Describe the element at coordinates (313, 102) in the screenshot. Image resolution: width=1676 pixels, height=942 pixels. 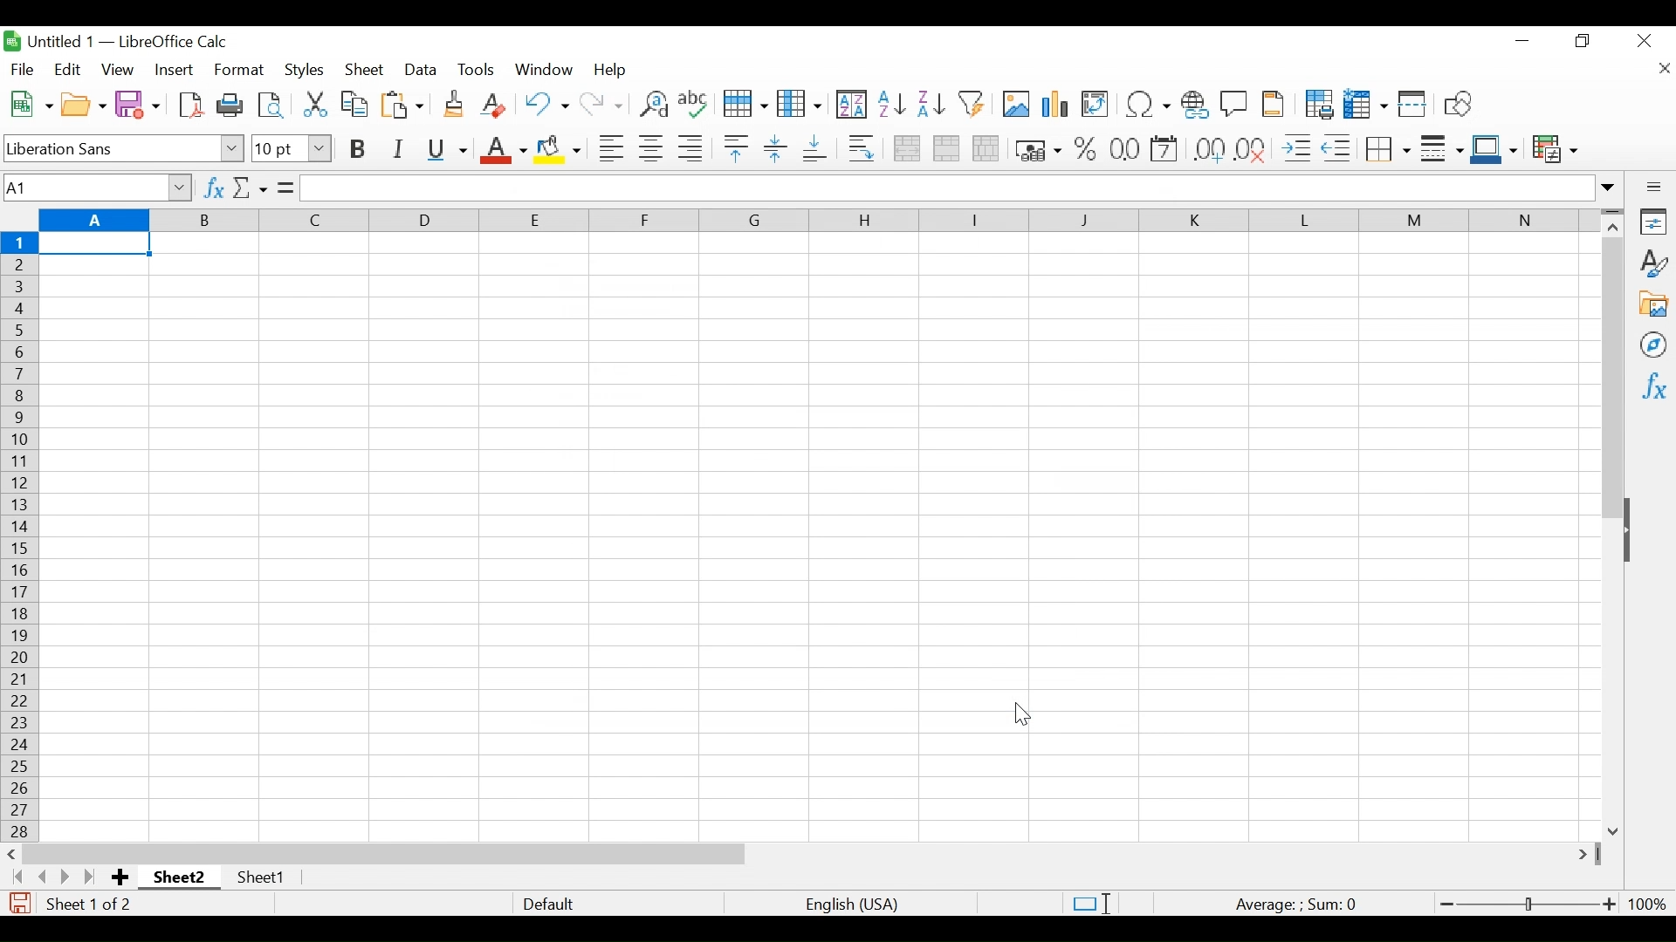
I see `Cut` at that location.